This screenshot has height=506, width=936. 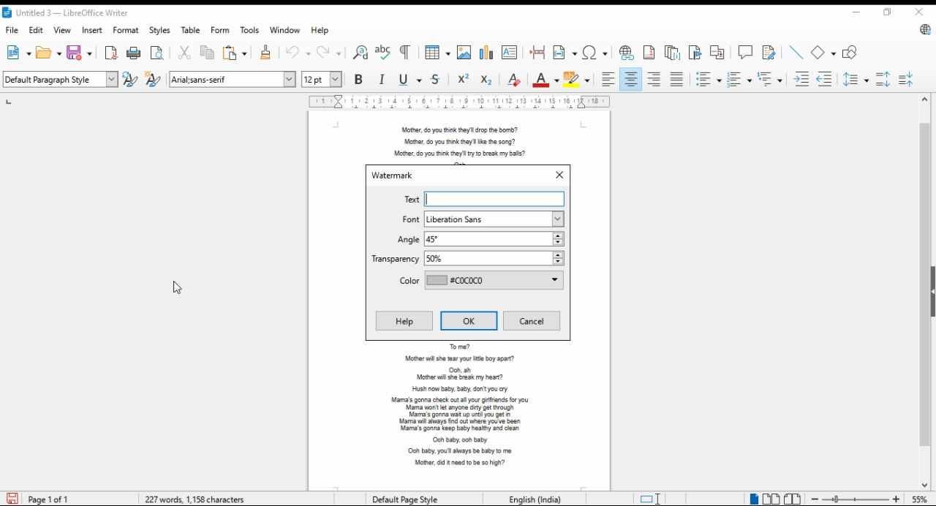 What do you see at coordinates (12, 31) in the screenshot?
I see `file` at bounding box center [12, 31].